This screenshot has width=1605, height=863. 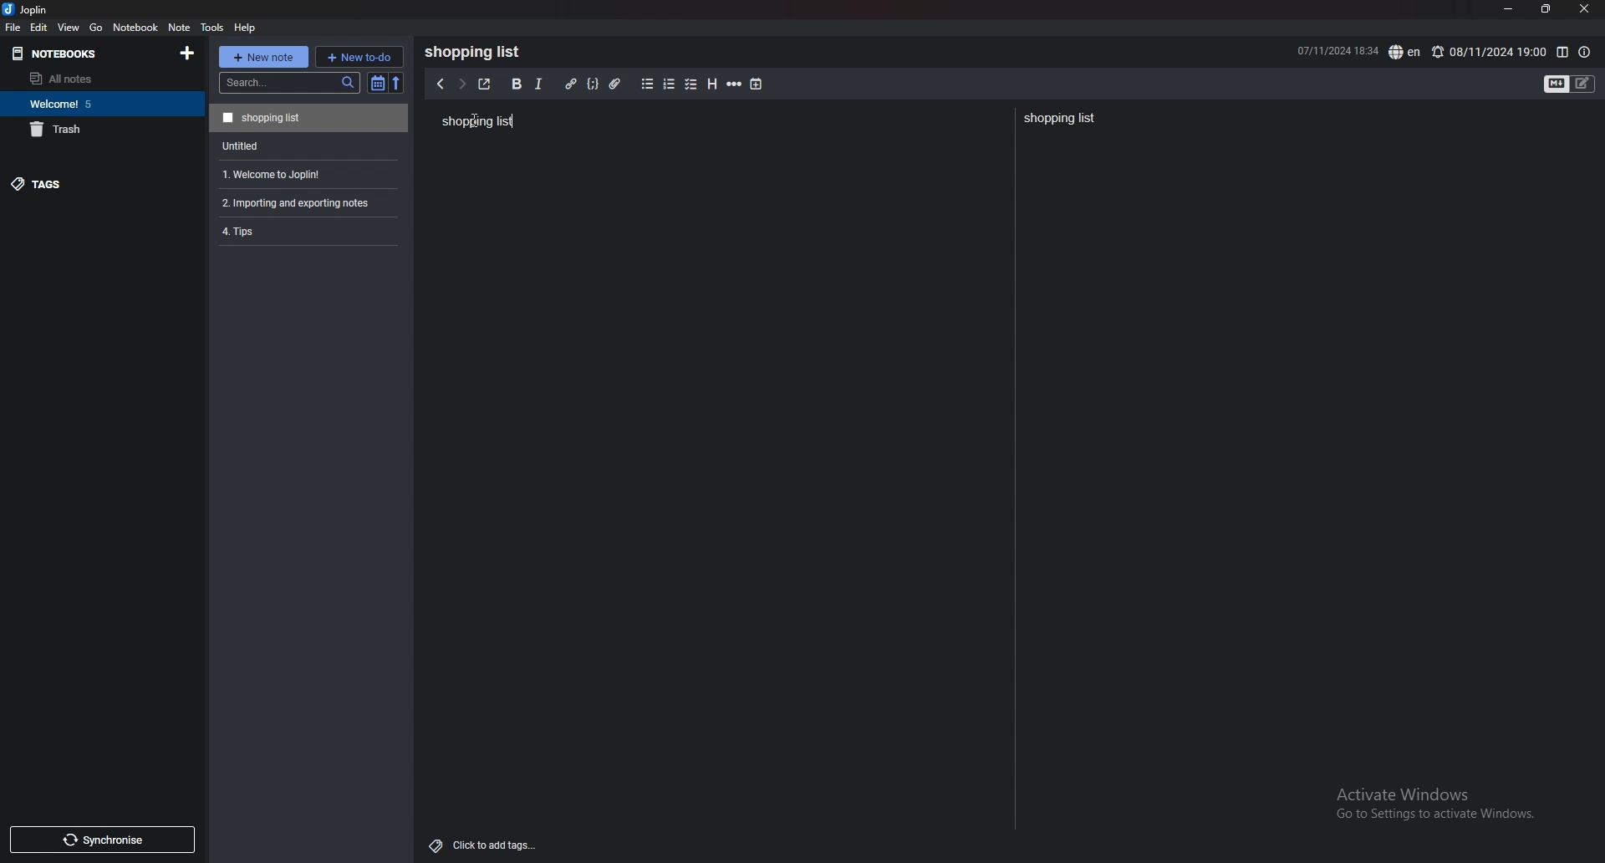 What do you see at coordinates (1562, 53) in the screenshot?
I see `toggle editor layout` at bounding box center [1562, 53].